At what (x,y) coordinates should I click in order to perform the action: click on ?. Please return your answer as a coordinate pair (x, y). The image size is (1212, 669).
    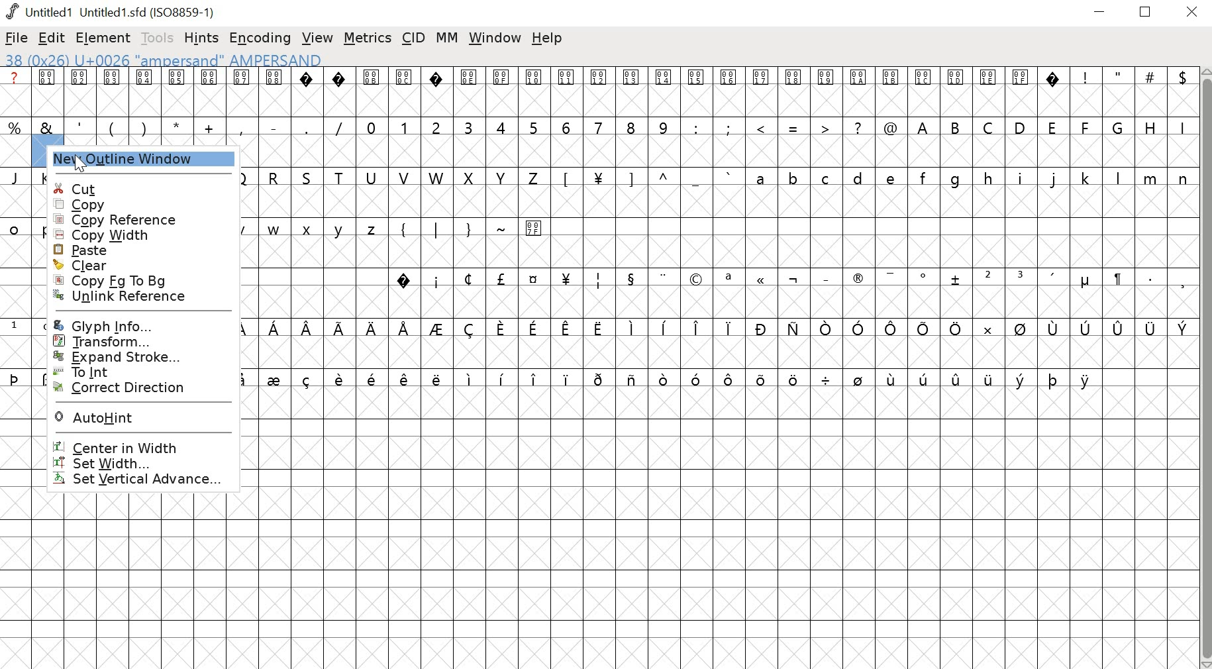
    Looking at the image, I should click on (404, 278).